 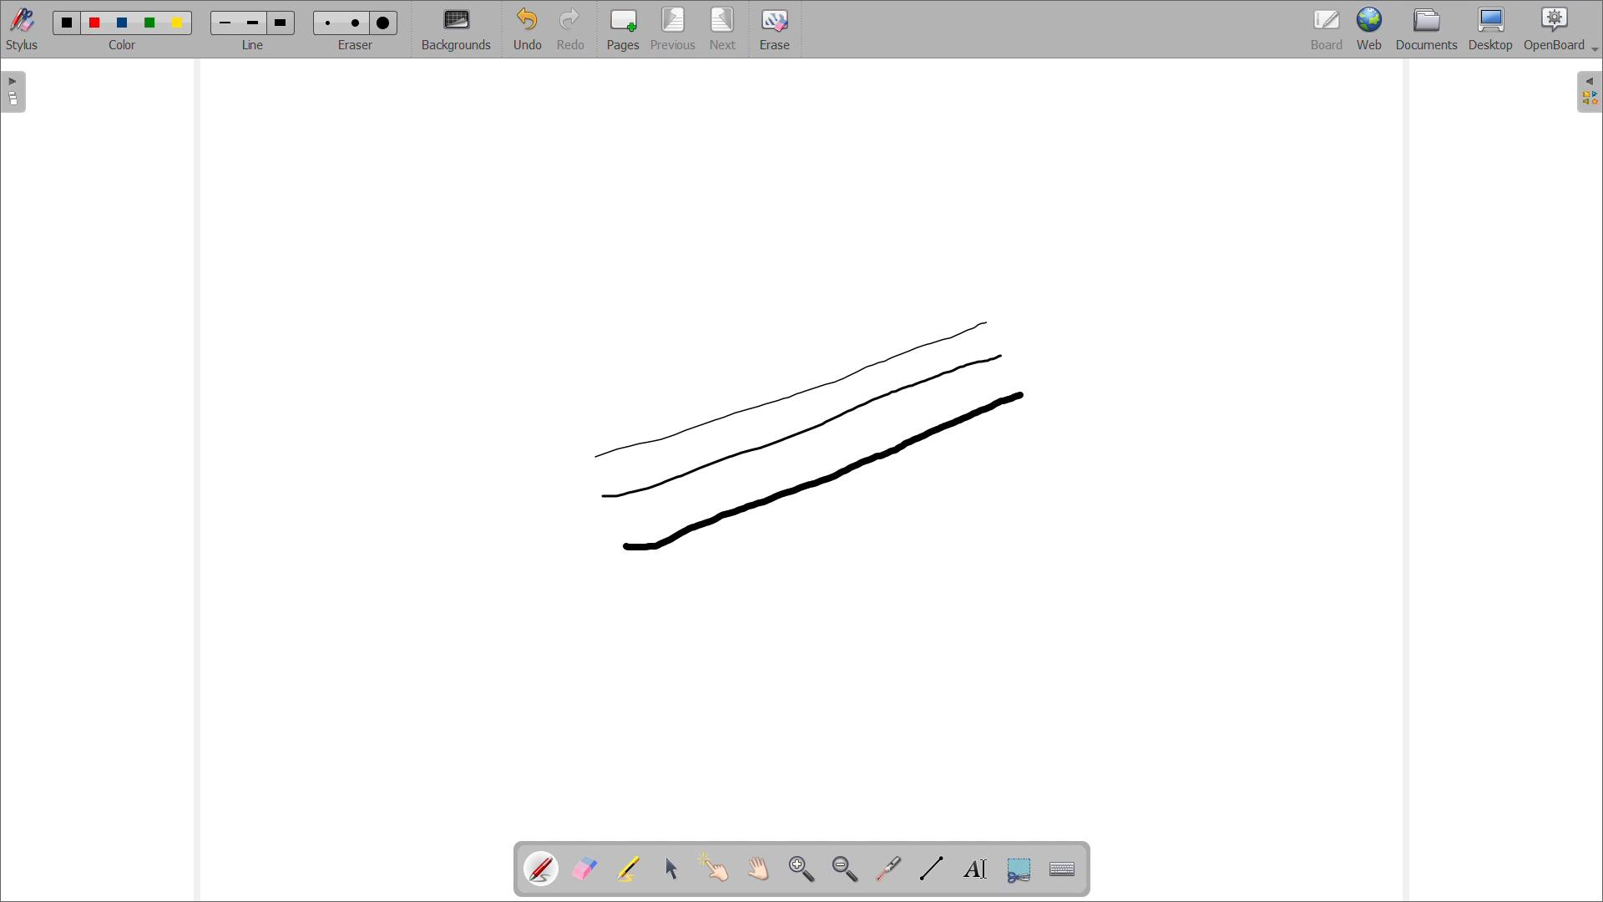 I want to click on cursor, so click(x=1019, y=395).